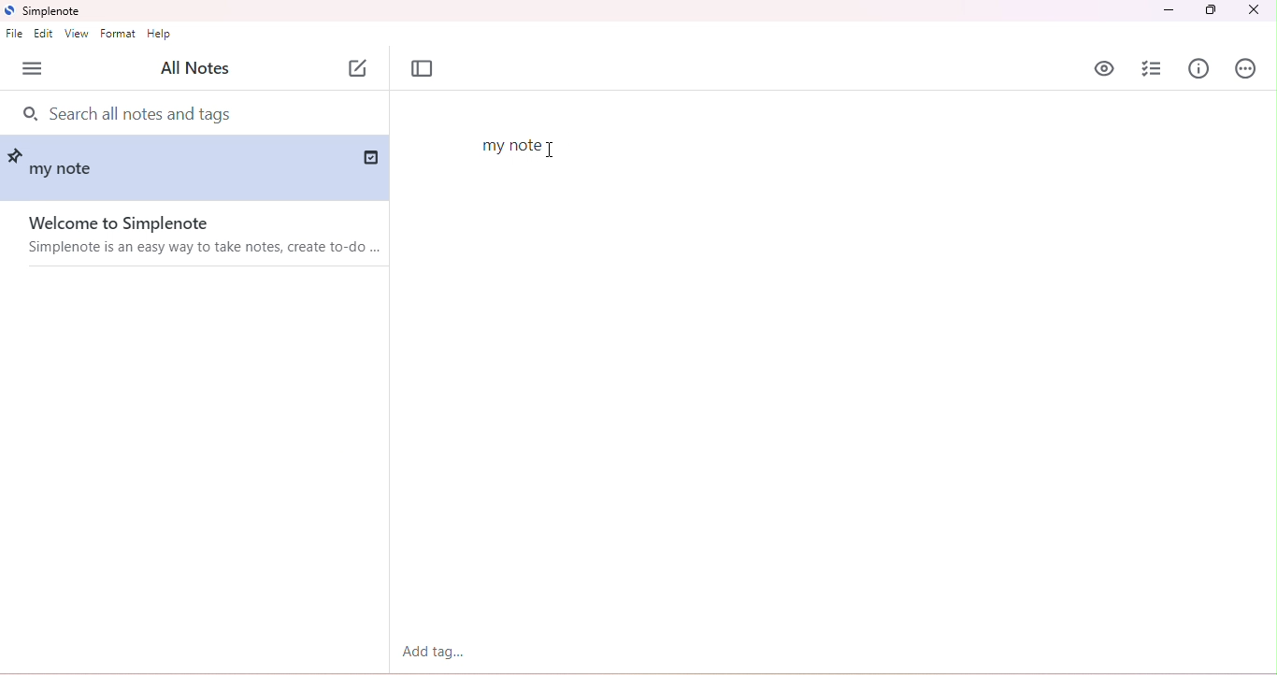 The height and width of the screenshot is (675, 1277). I want to click on file, so click(15, 35).